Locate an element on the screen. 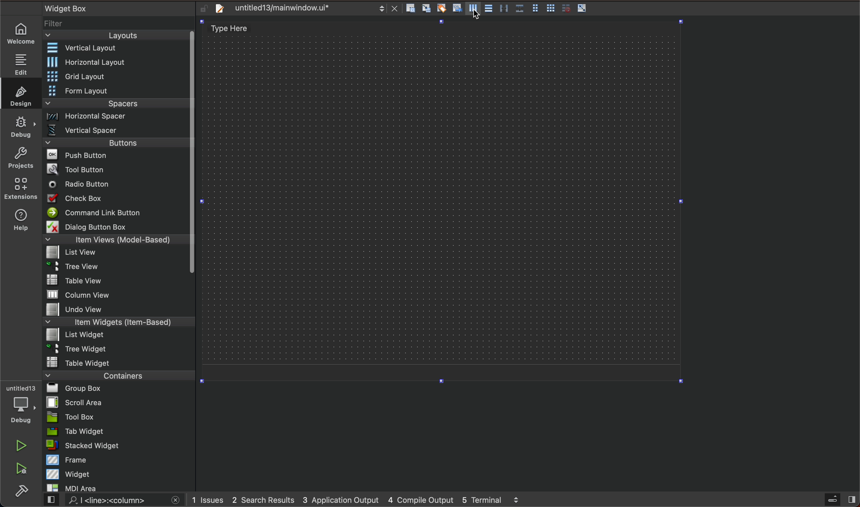  scroll area is located at coordinates (118, 402).